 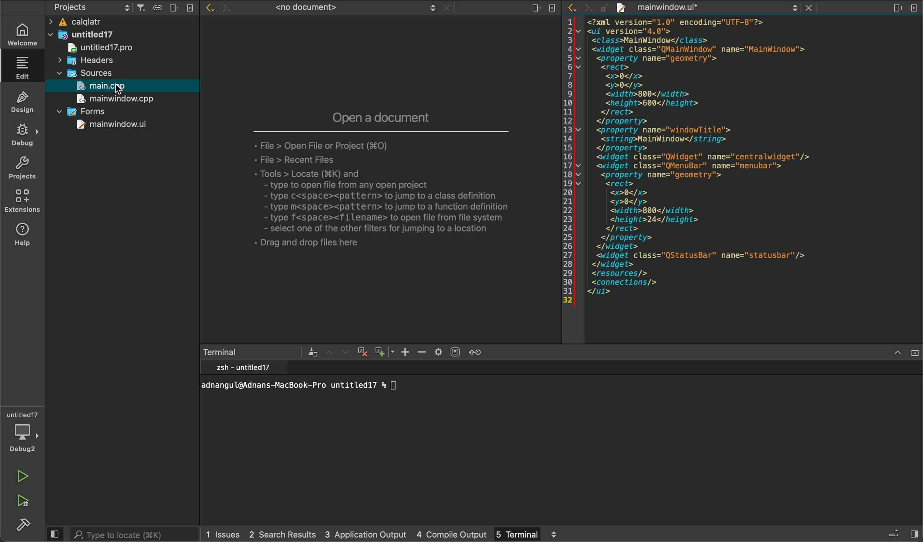 I want to click on maximize, so click(x=897, y=353).